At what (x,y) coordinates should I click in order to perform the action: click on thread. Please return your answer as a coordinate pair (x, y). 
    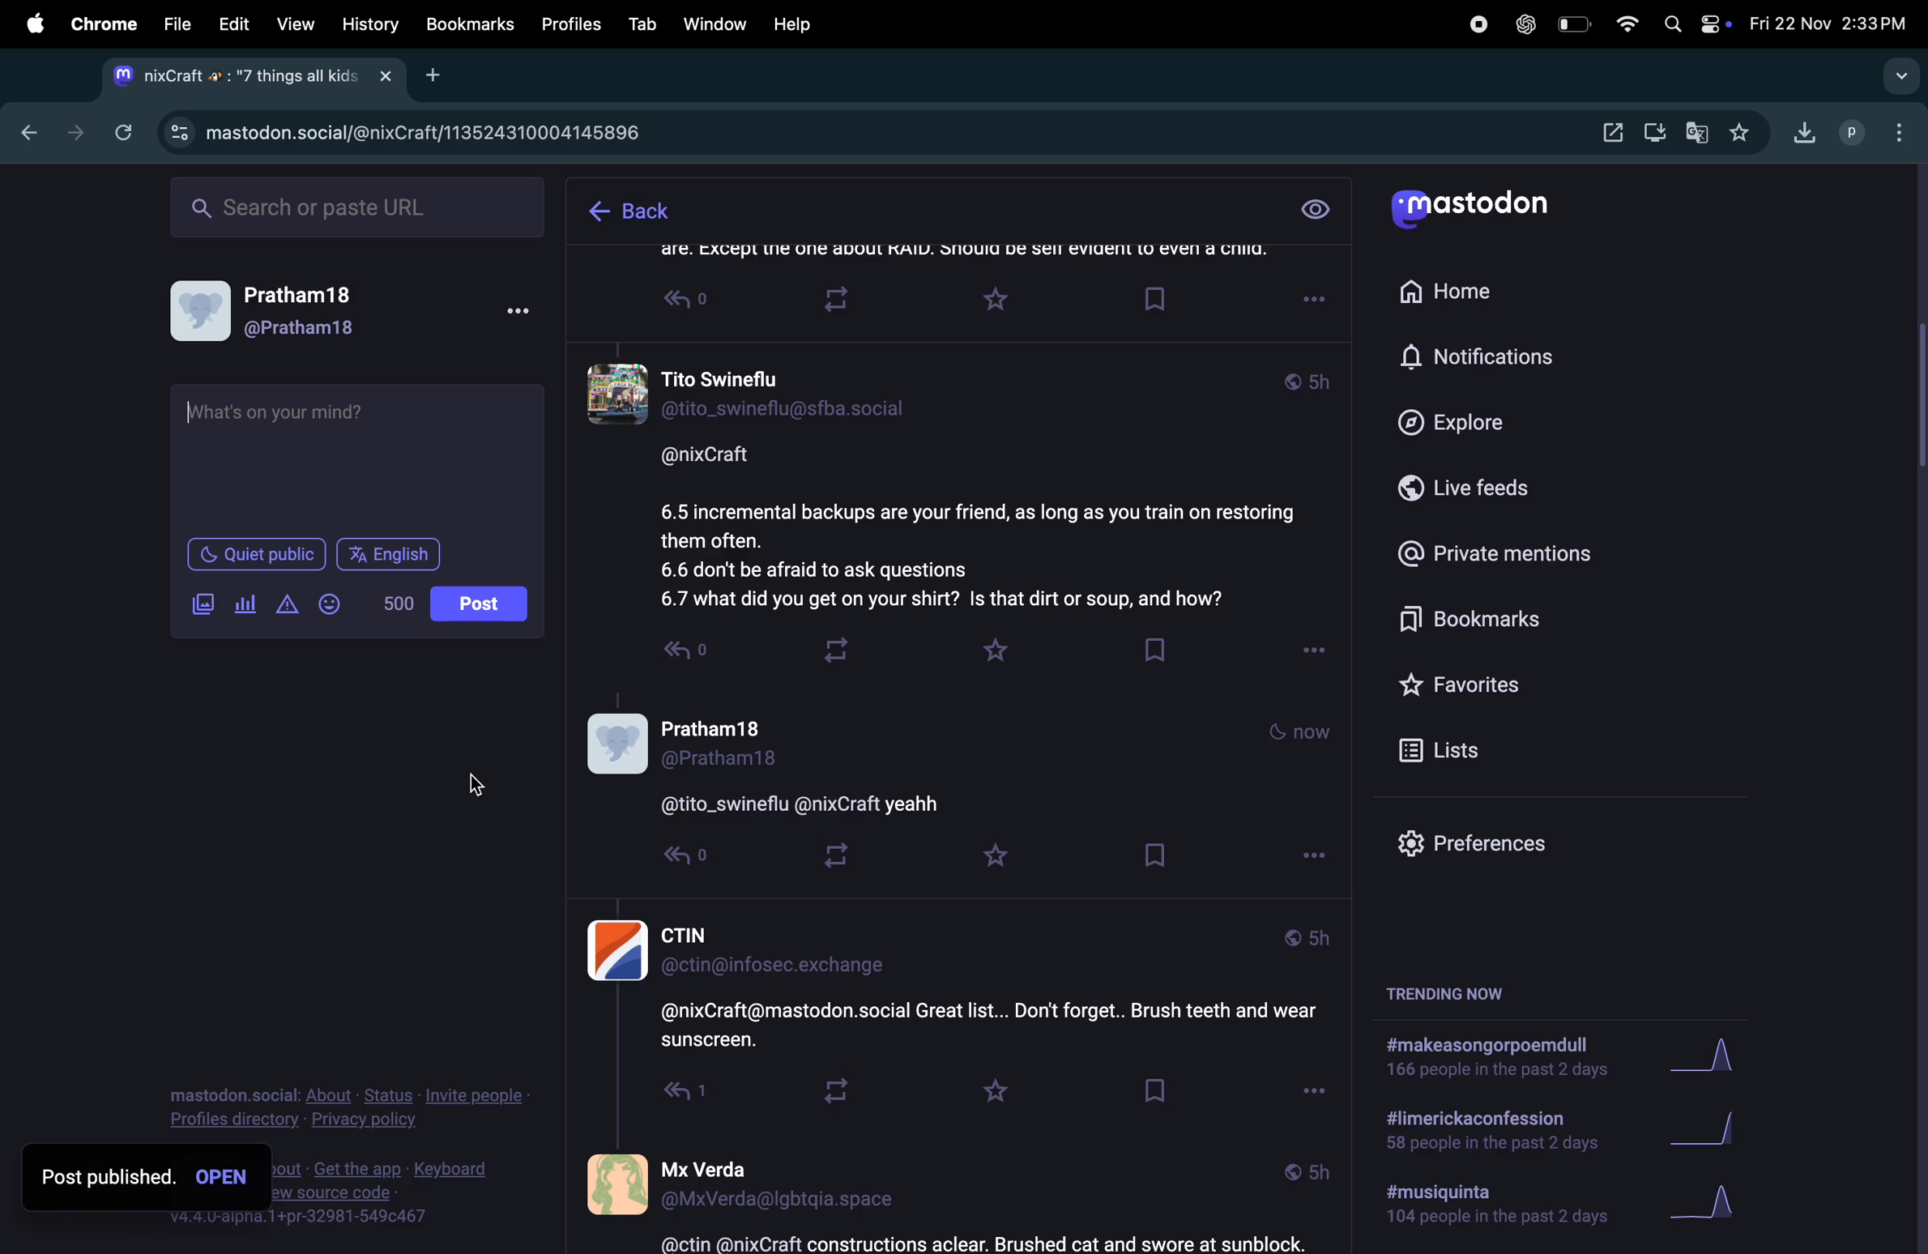
    Looking at the image, I should click on (969, 482).